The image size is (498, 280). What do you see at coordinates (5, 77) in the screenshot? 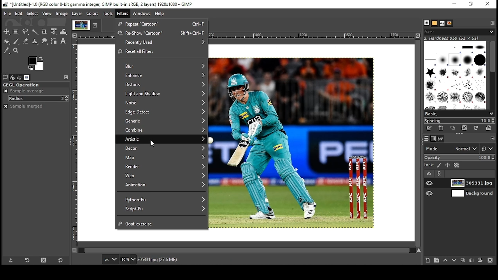
I see `tool options` at bounding box center [5, 77].